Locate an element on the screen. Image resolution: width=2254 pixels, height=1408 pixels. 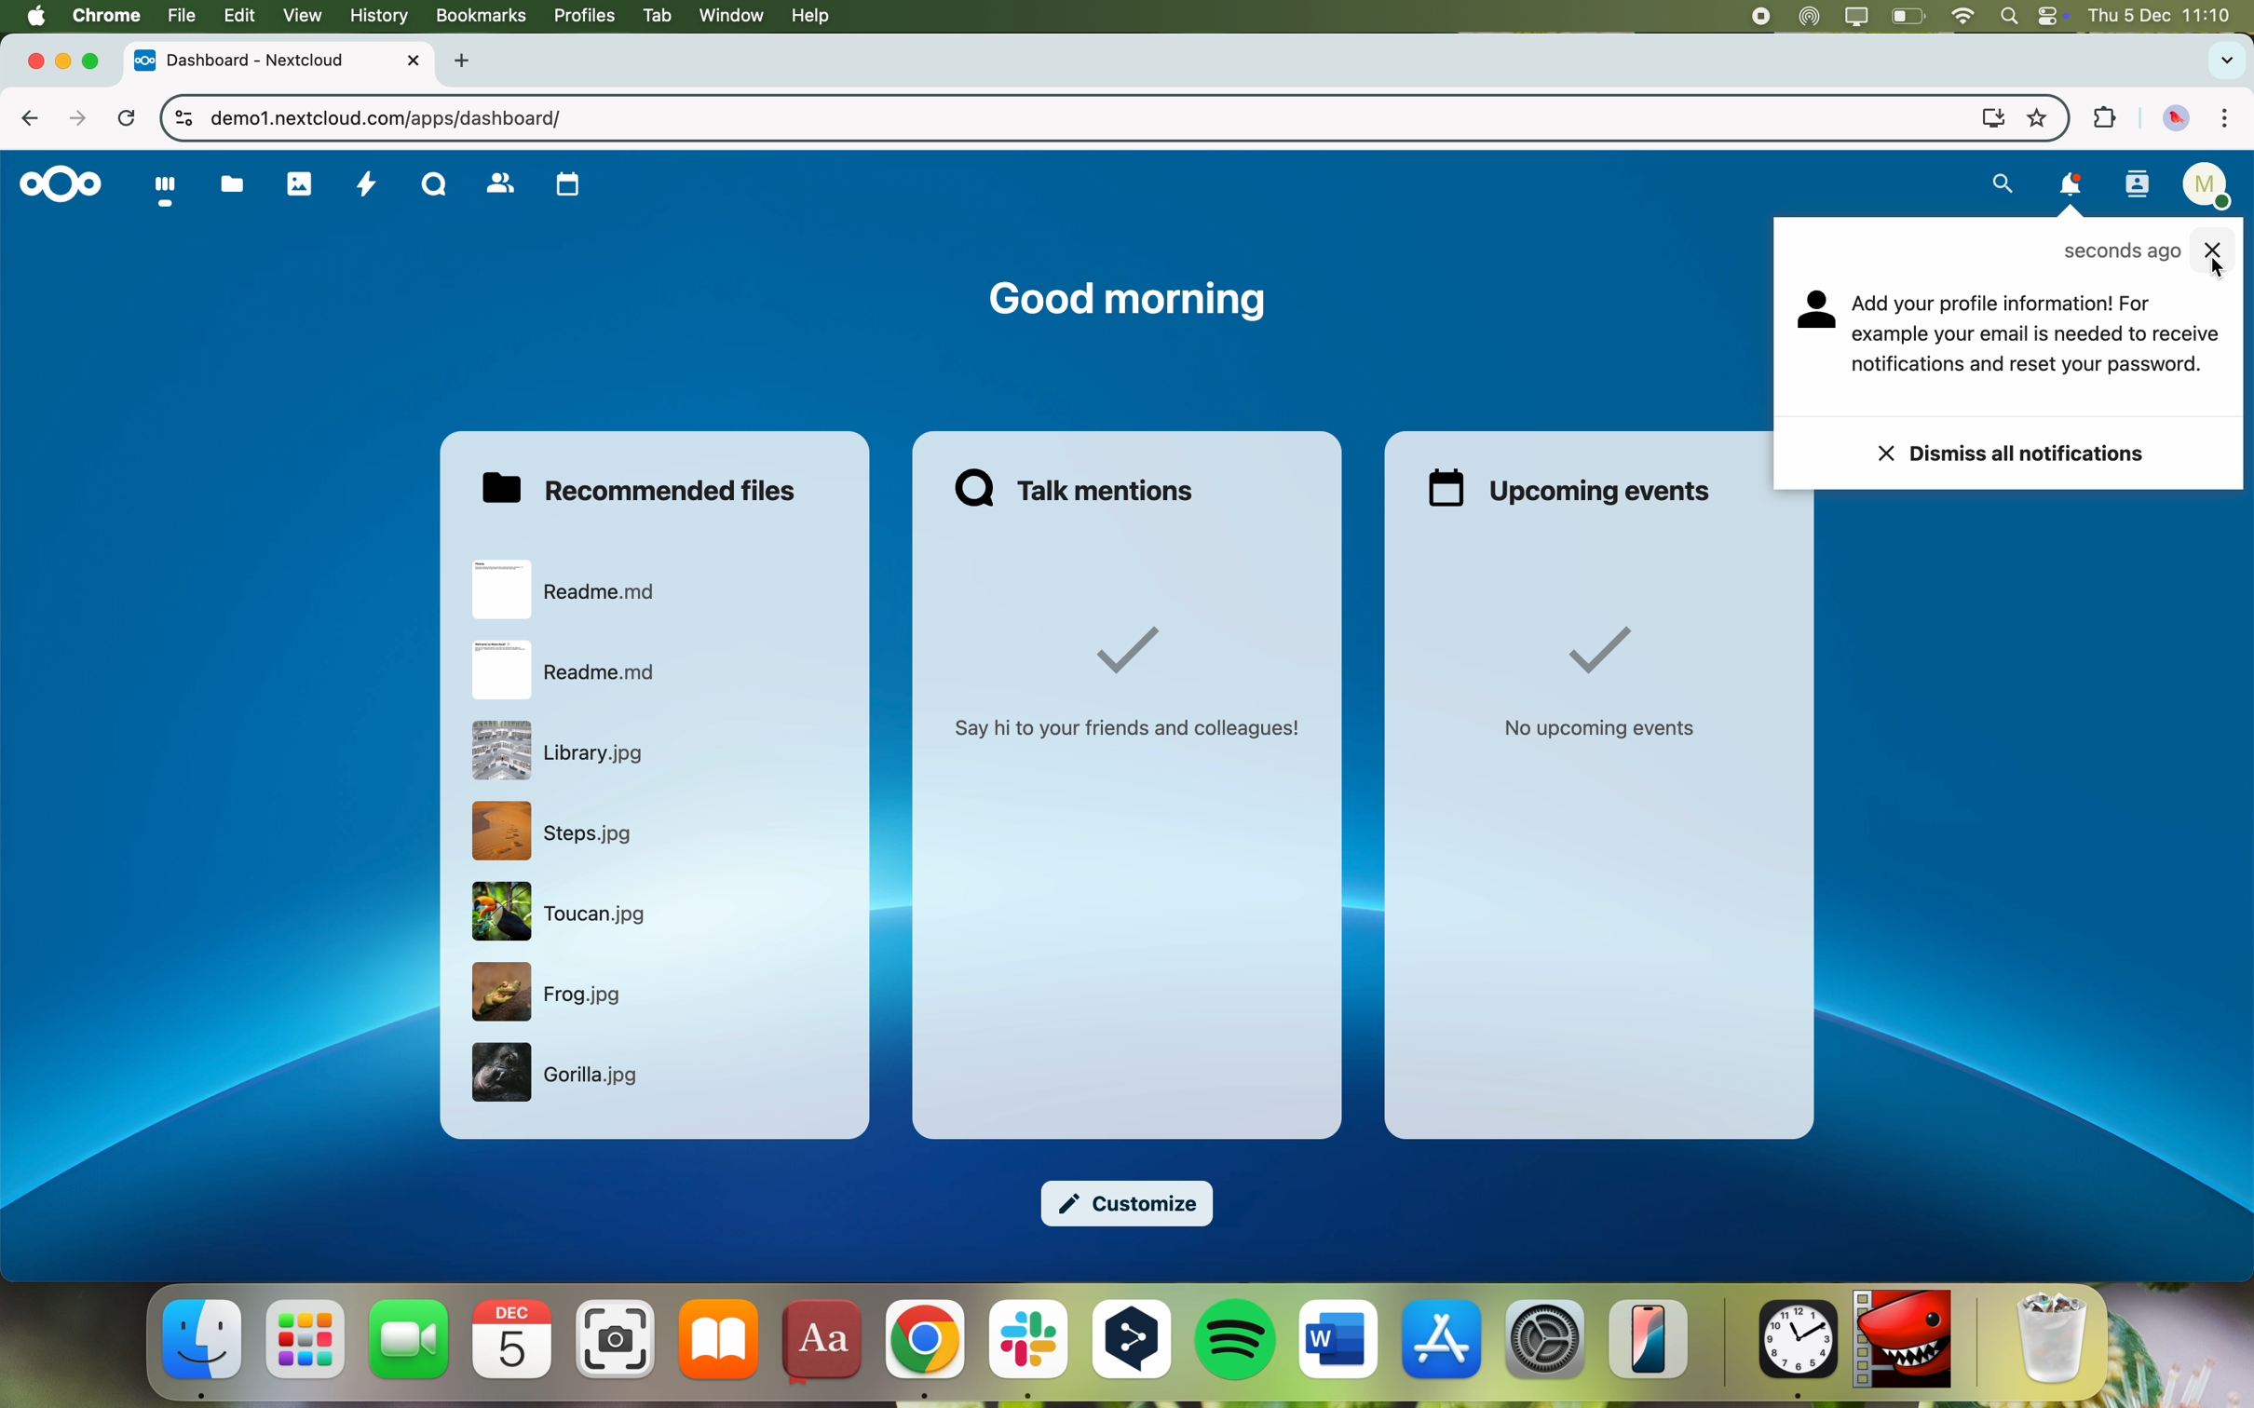
Spotify is located at coordinates (1238, 1342).